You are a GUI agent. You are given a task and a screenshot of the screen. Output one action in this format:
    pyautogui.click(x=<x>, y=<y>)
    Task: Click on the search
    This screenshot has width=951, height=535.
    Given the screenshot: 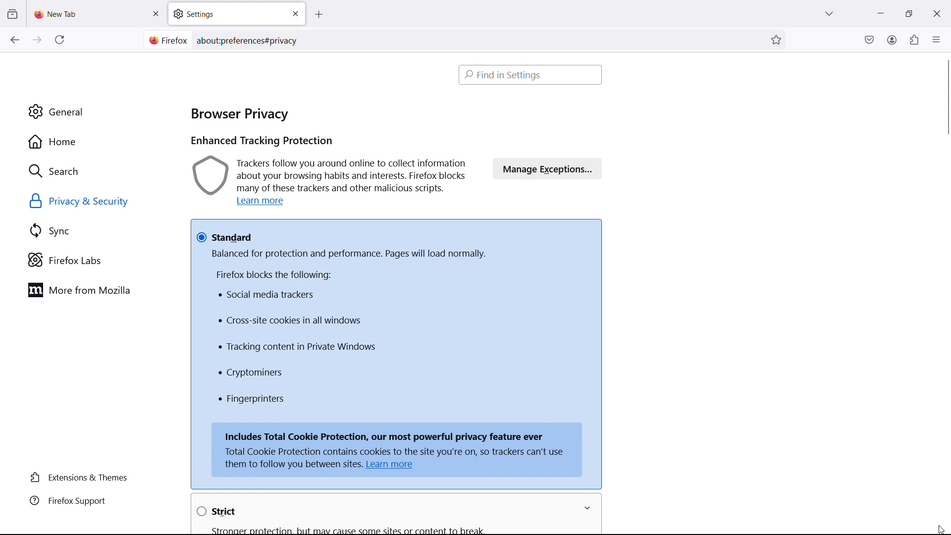 What is the action you would take?
    pyautogui.click(x=95, y=170)
    